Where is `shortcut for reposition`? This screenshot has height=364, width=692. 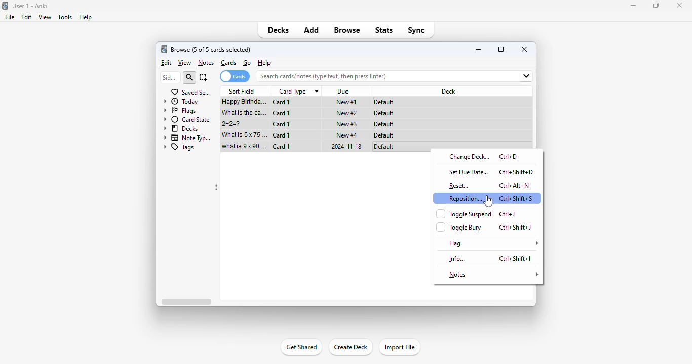 shortcut for reposition is located at coordinates (516, 199).